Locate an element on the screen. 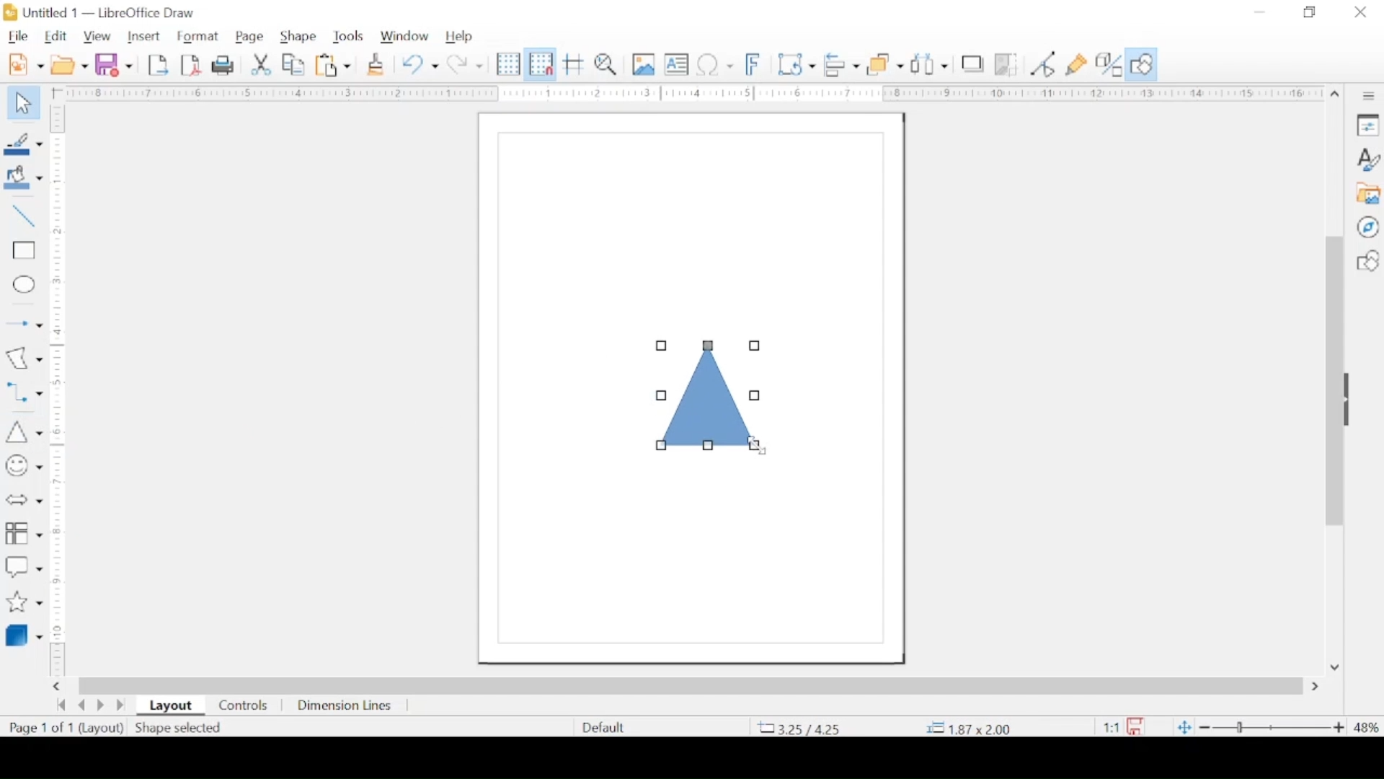 This screenshot has height=779, width=1384. drag handle is located at coordinates (1352, 400).